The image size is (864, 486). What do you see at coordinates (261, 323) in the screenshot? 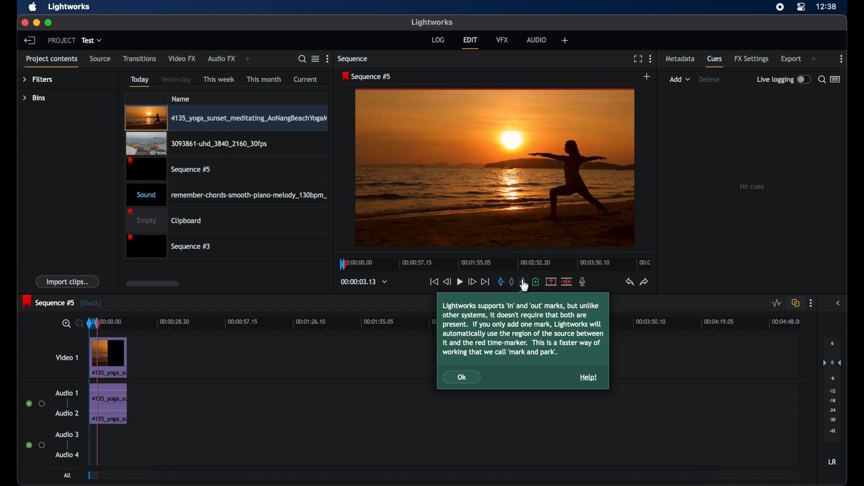
I see `timeline scale` at bounding box center [261, 323].